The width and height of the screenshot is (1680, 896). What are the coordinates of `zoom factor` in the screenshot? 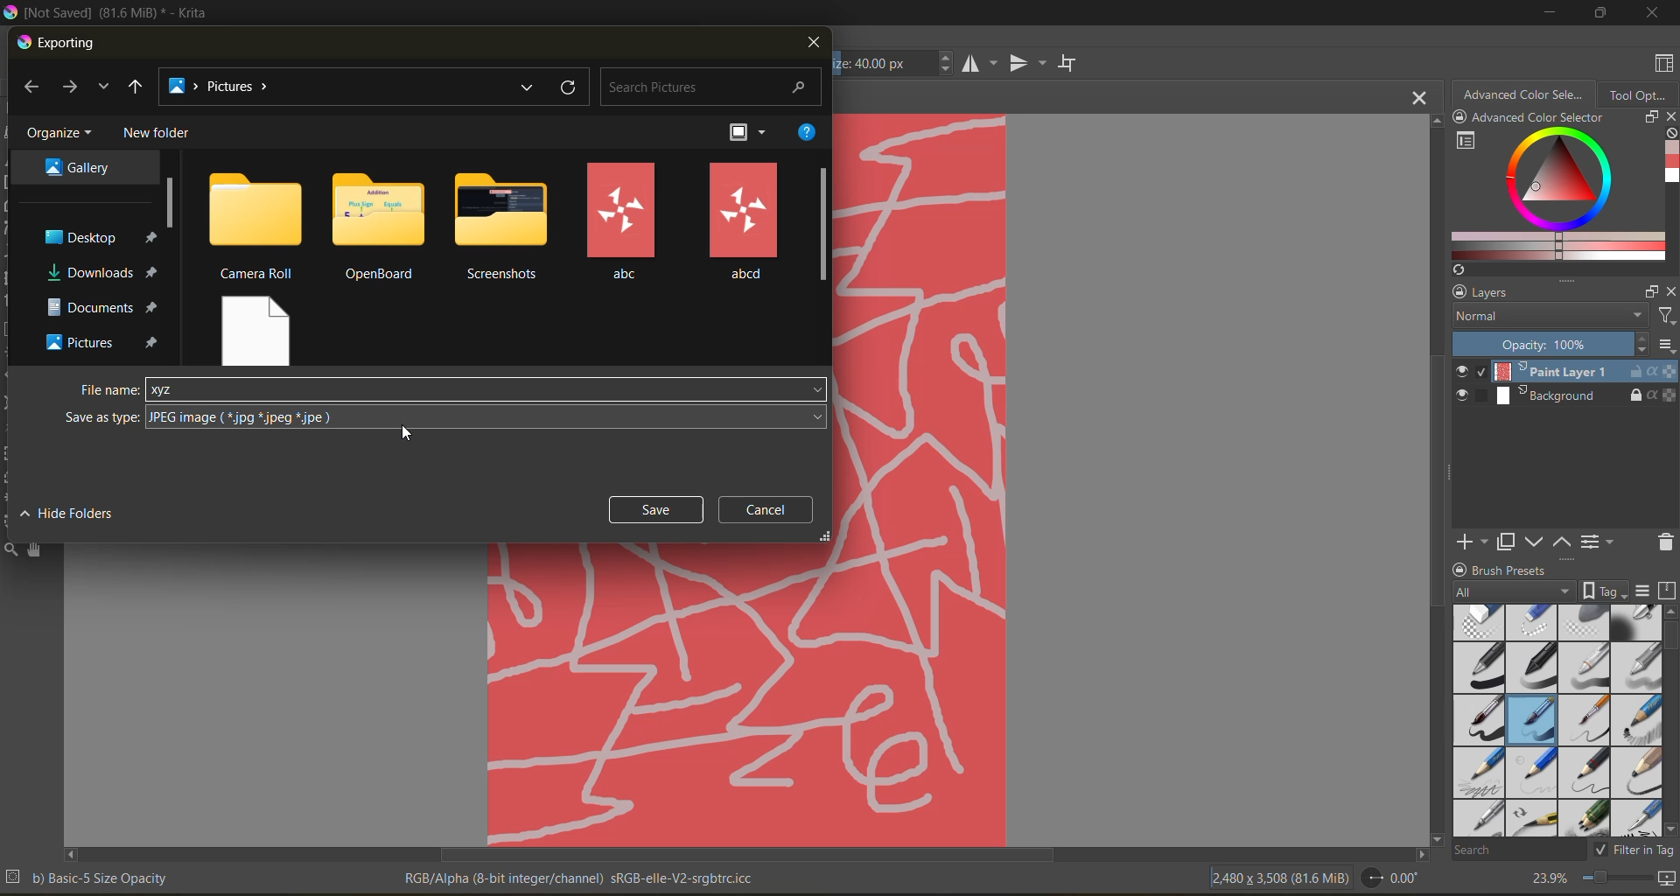 It's located at (1546, 879).